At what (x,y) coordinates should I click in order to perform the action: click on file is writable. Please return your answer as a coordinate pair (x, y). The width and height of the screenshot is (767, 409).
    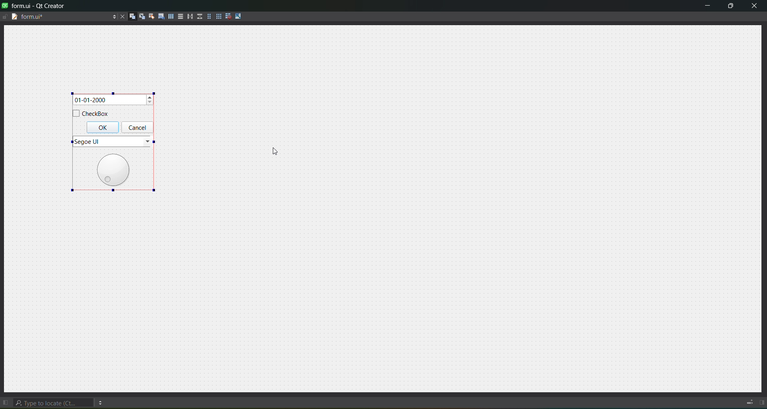
    Looking at the image, I should click on (5, 16).